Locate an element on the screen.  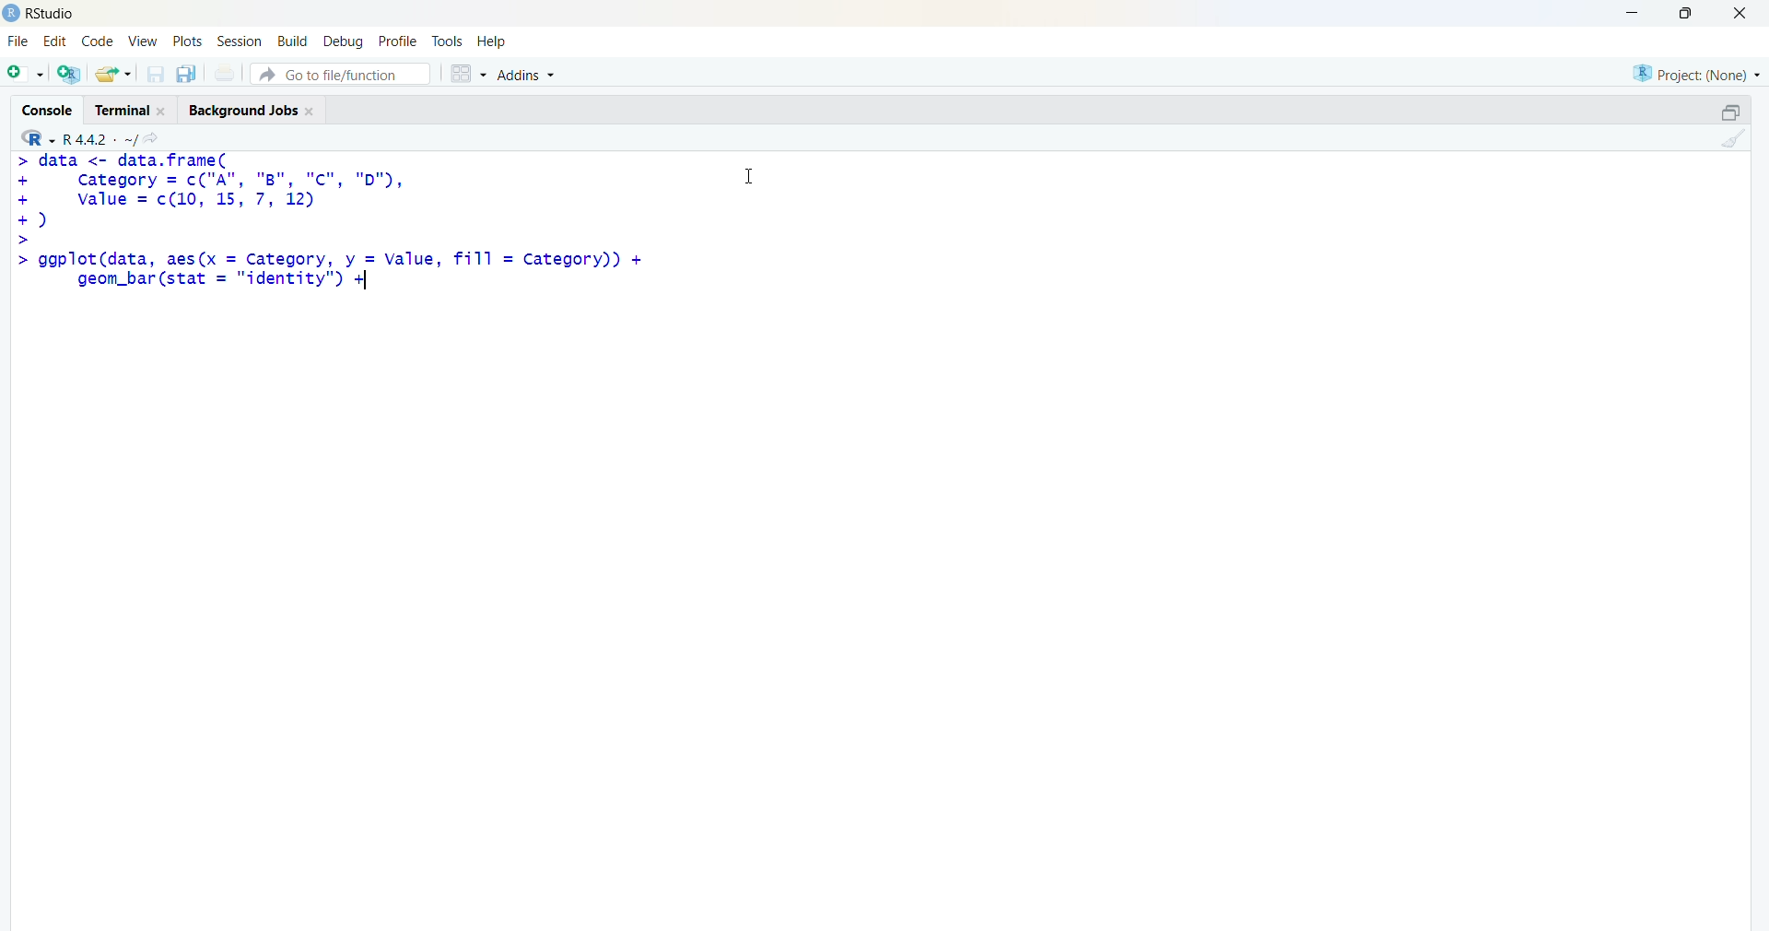
View is located at coordinates (144, 41).